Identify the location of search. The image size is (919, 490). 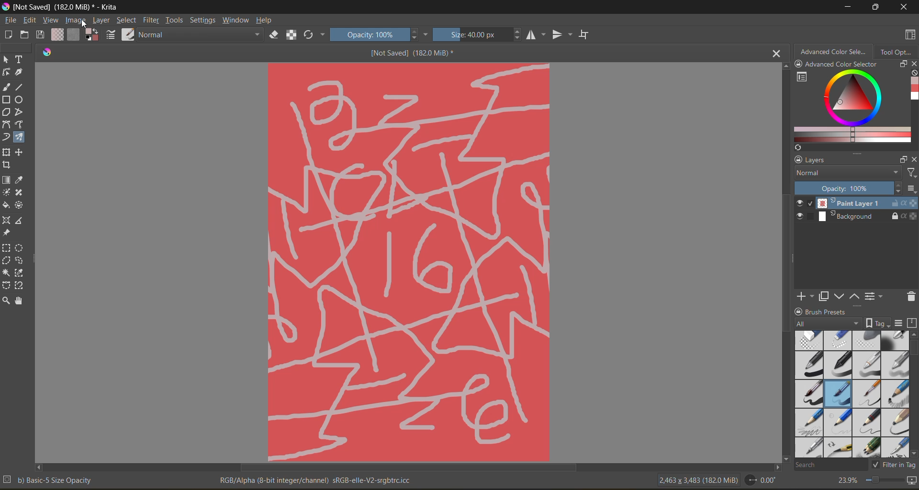
(827, 465).